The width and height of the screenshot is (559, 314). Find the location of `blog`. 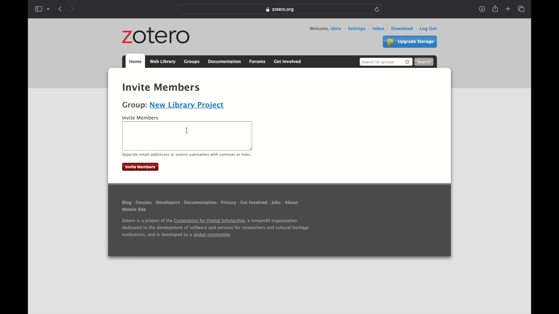

blog is located at coordinates (125, 202).